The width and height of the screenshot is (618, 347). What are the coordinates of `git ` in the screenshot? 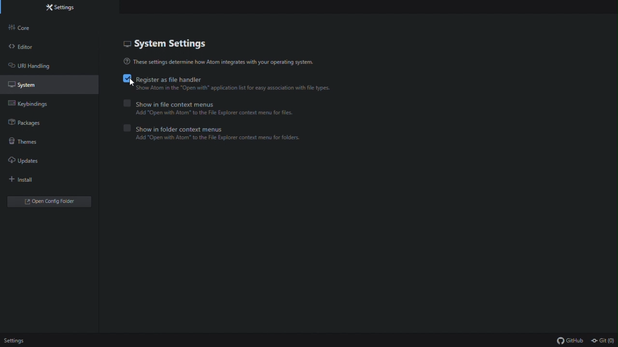 It's located at (604, 341).